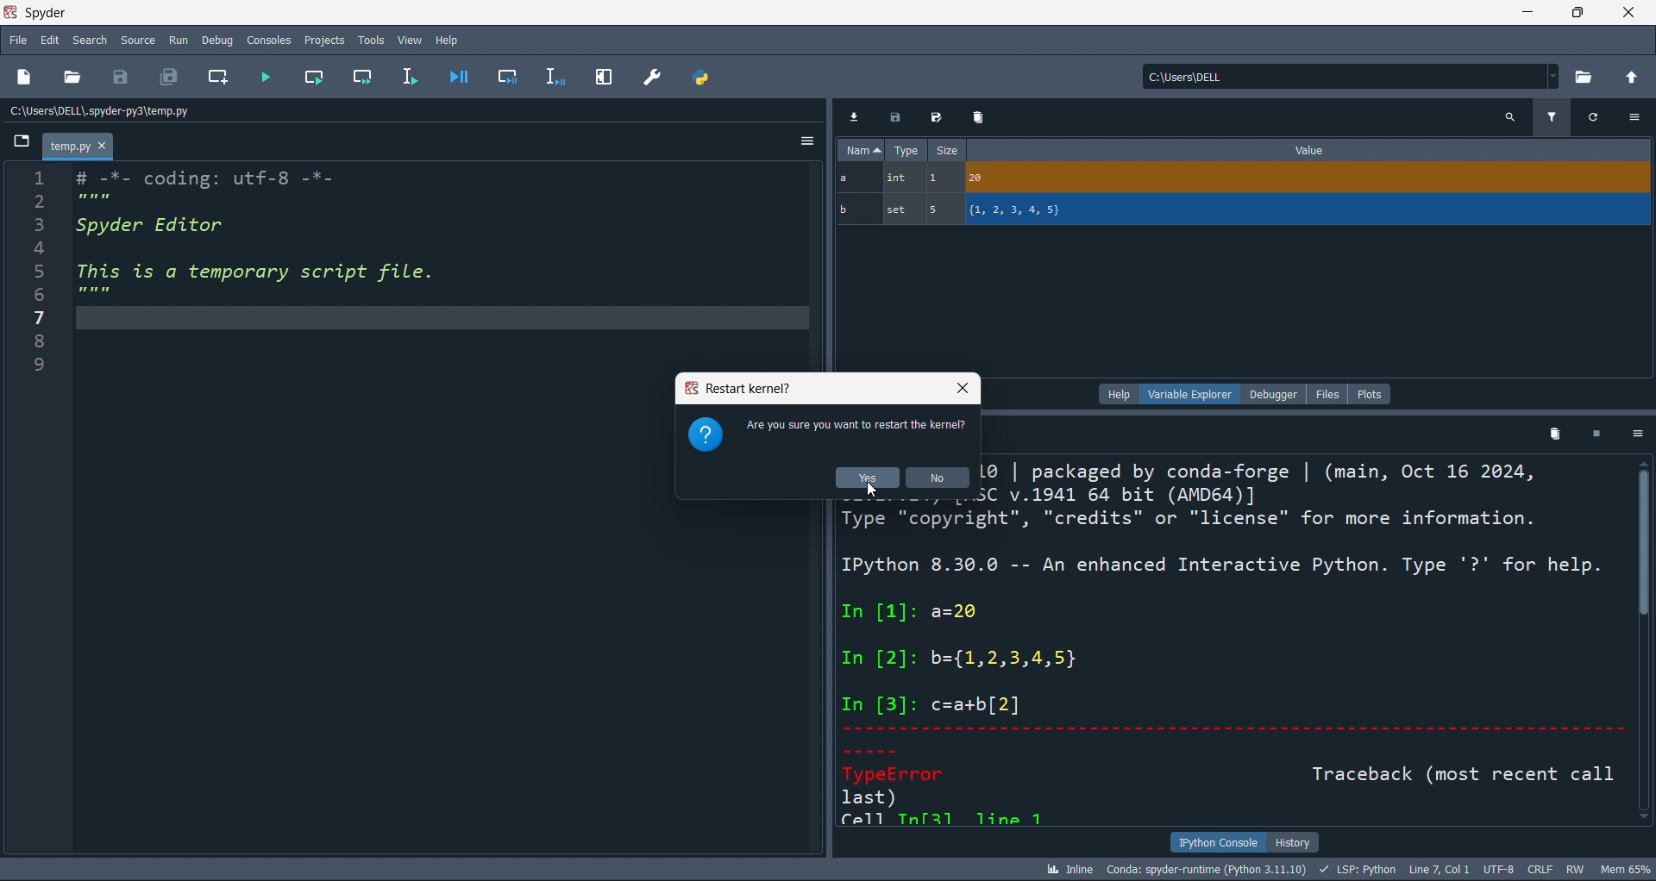 This screenshot has height=881, width=1656. What do you see at coordinates (447, 40) in the screenshot?
I see `Help` at bounding box center [447, 40].